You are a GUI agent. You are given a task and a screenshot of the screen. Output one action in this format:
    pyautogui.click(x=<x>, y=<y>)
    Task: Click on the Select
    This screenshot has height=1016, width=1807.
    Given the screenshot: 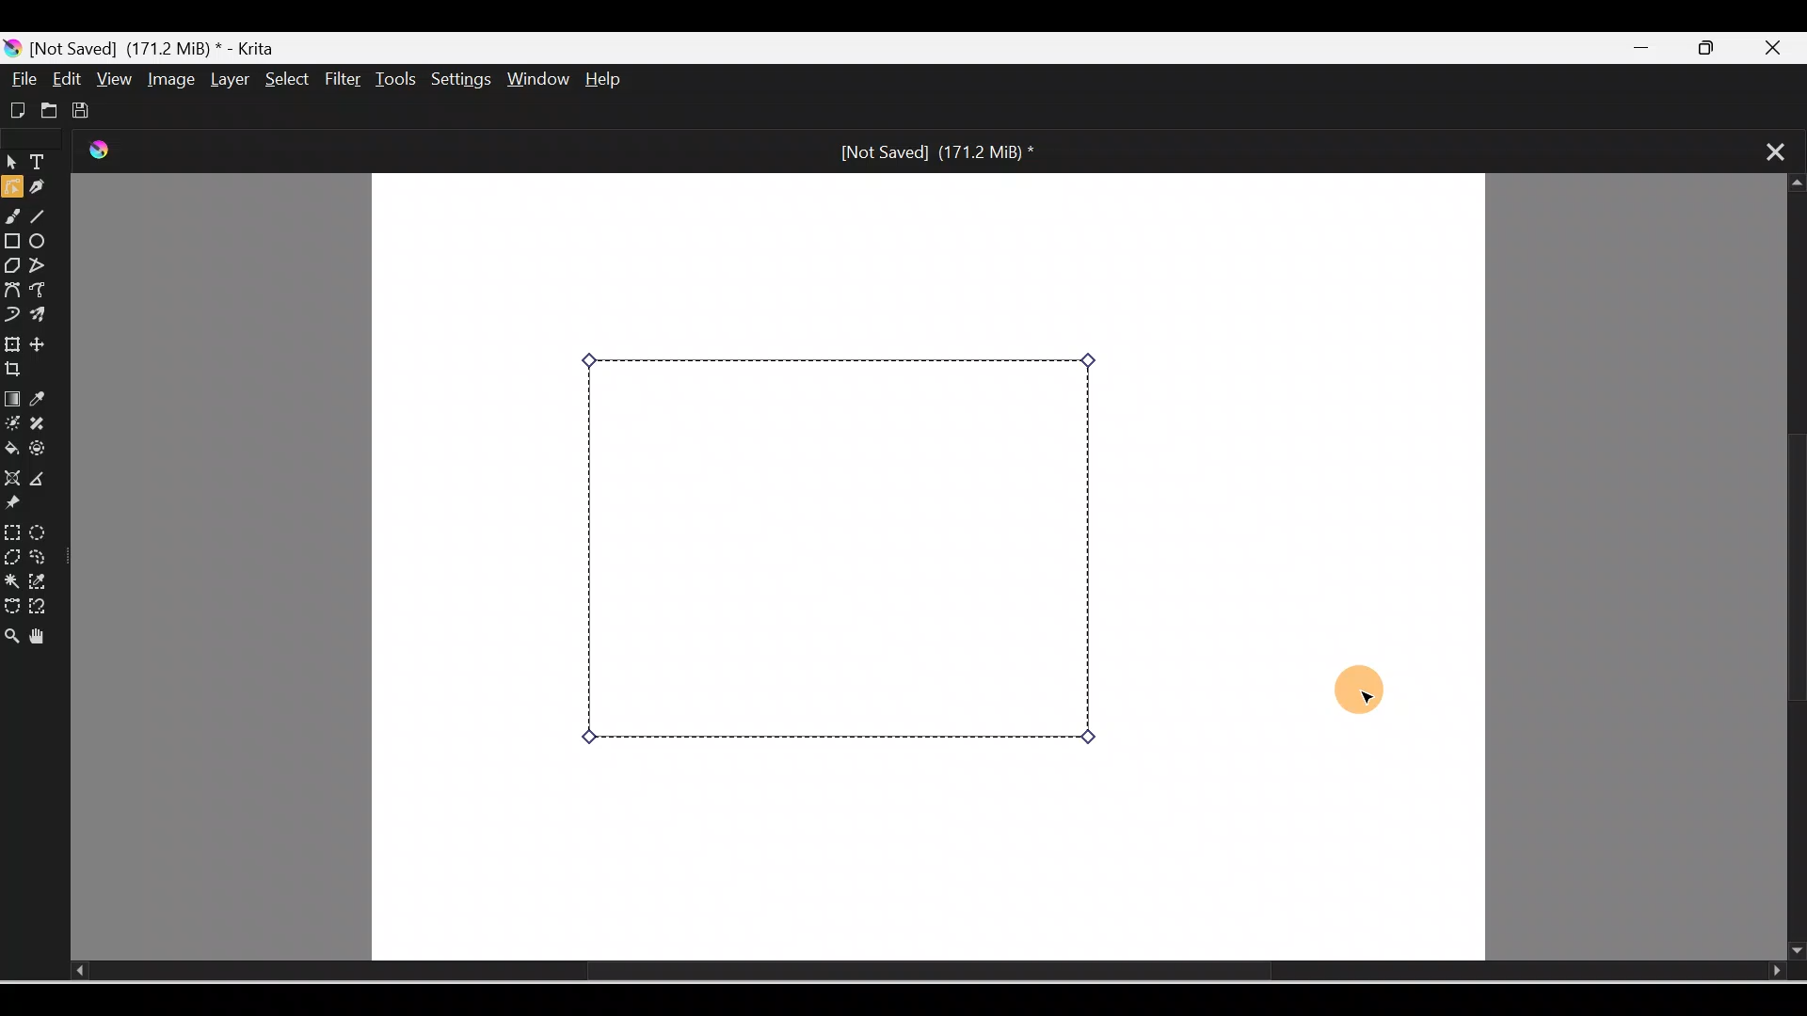 What is the action you would take?
    pyautogui.click(x=282, y=78)
    